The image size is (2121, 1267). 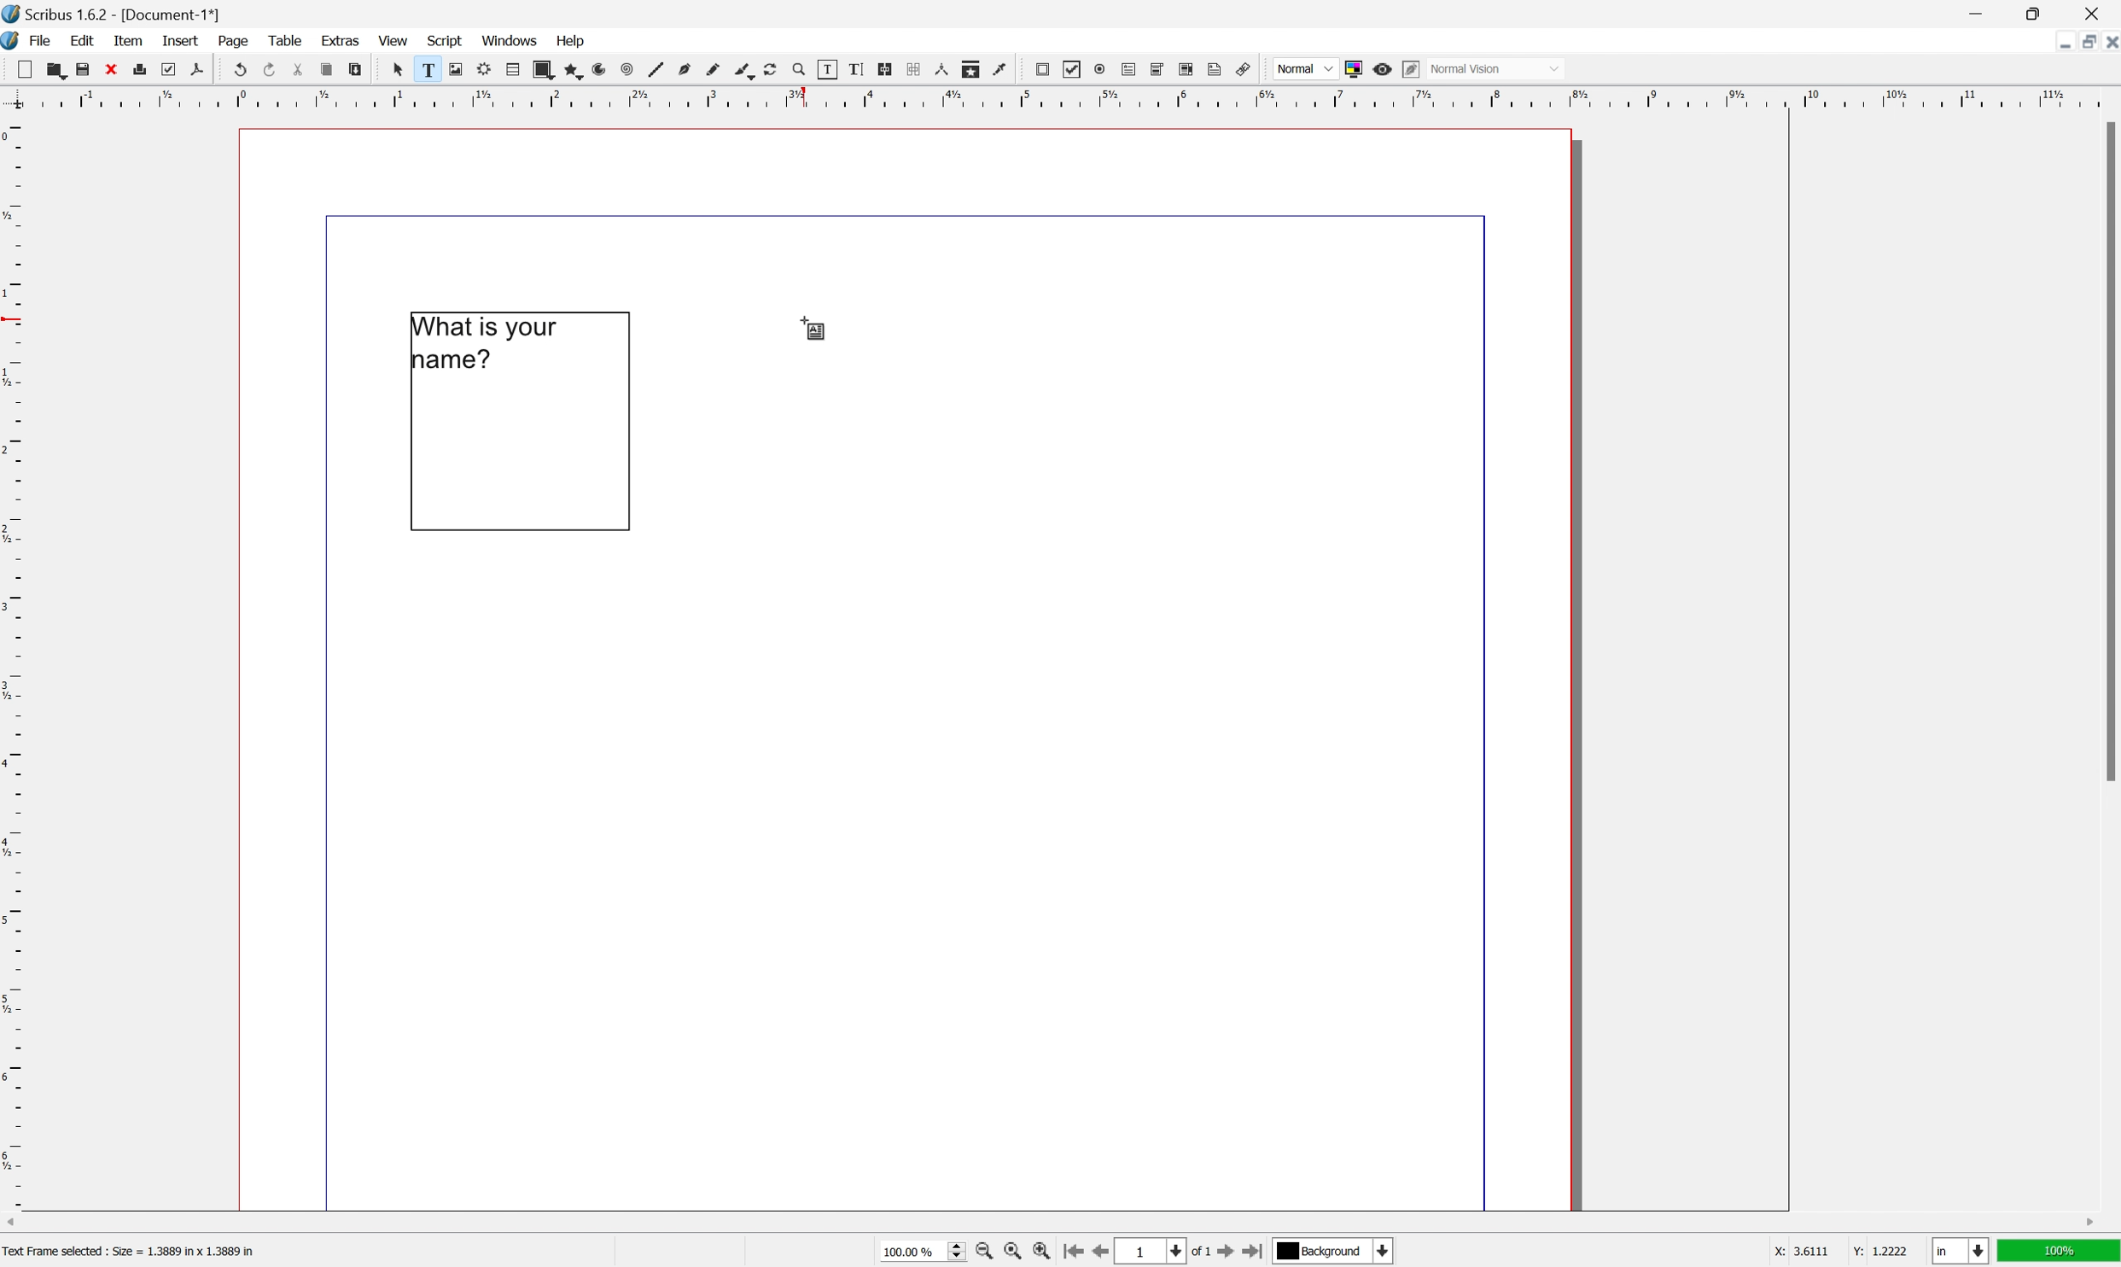 What do you see at coordinates (985, 1253) in the screenshot?
I see `zoom in` at bounding box center [985, 1253].